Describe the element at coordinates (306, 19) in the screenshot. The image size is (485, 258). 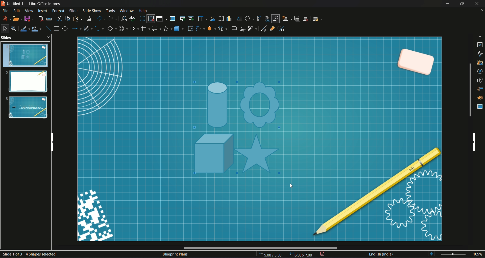
I see `delete slide` at that location.